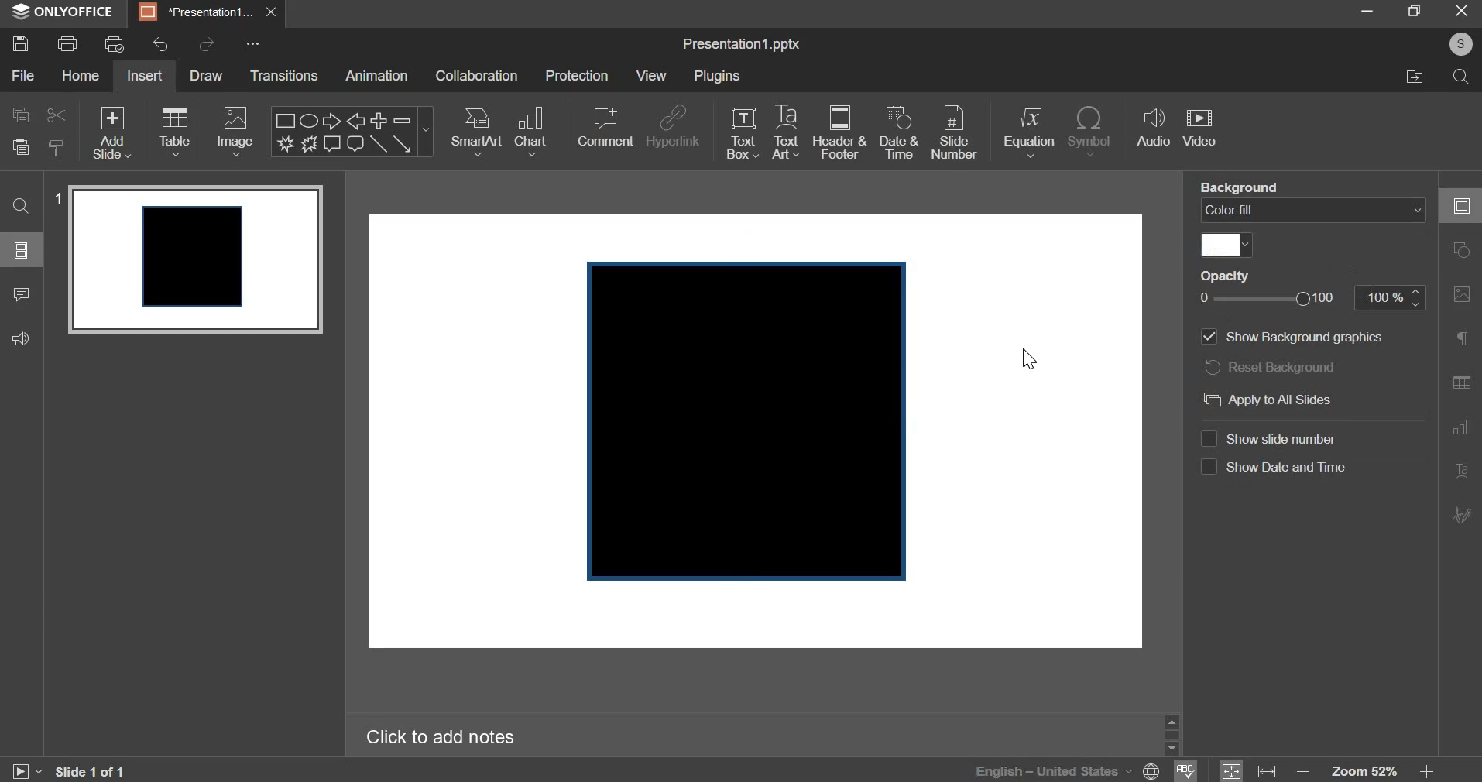 The image size is (1482, 782). I want to click on More , so click(256, 45).